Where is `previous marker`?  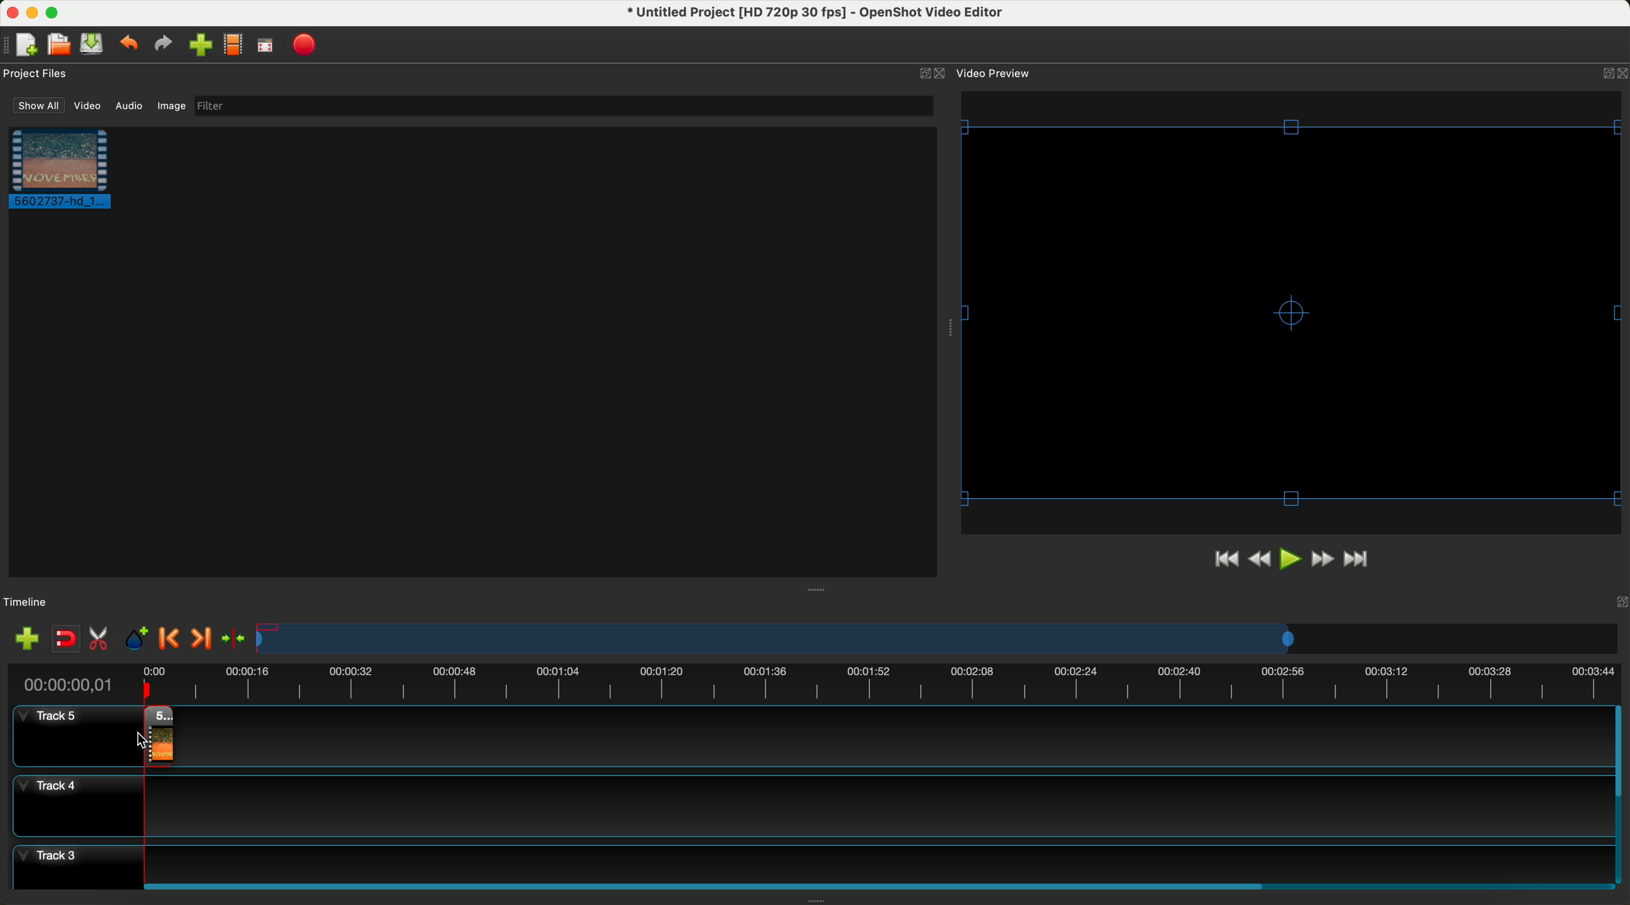 previous marker is located at coordinates (171, 639).